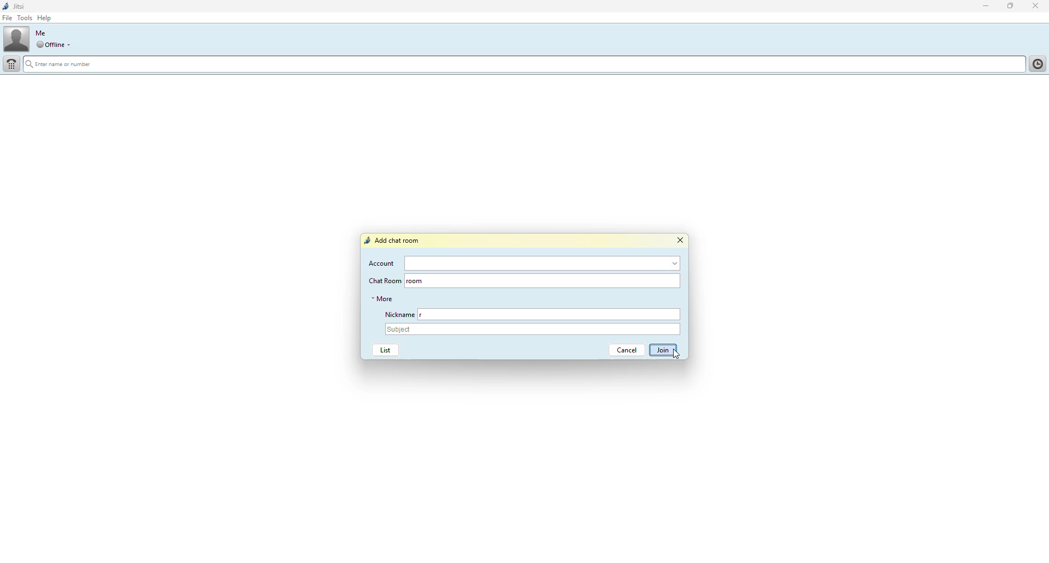 Image resolution: width=1049 pixels, height=563 pixels. What do you see at coordinates (426, 314) in the screenshot?
I see `r` at bounding box center [426, 314].